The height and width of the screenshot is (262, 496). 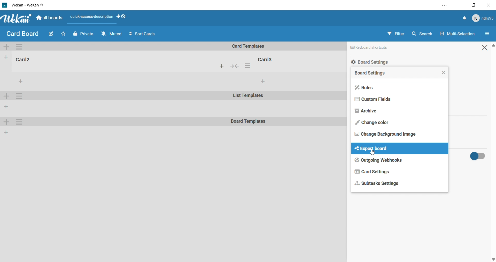 What do you see at coordinates (6, 56) in the screenshot?
I see `` at bounding box center [6, 56].